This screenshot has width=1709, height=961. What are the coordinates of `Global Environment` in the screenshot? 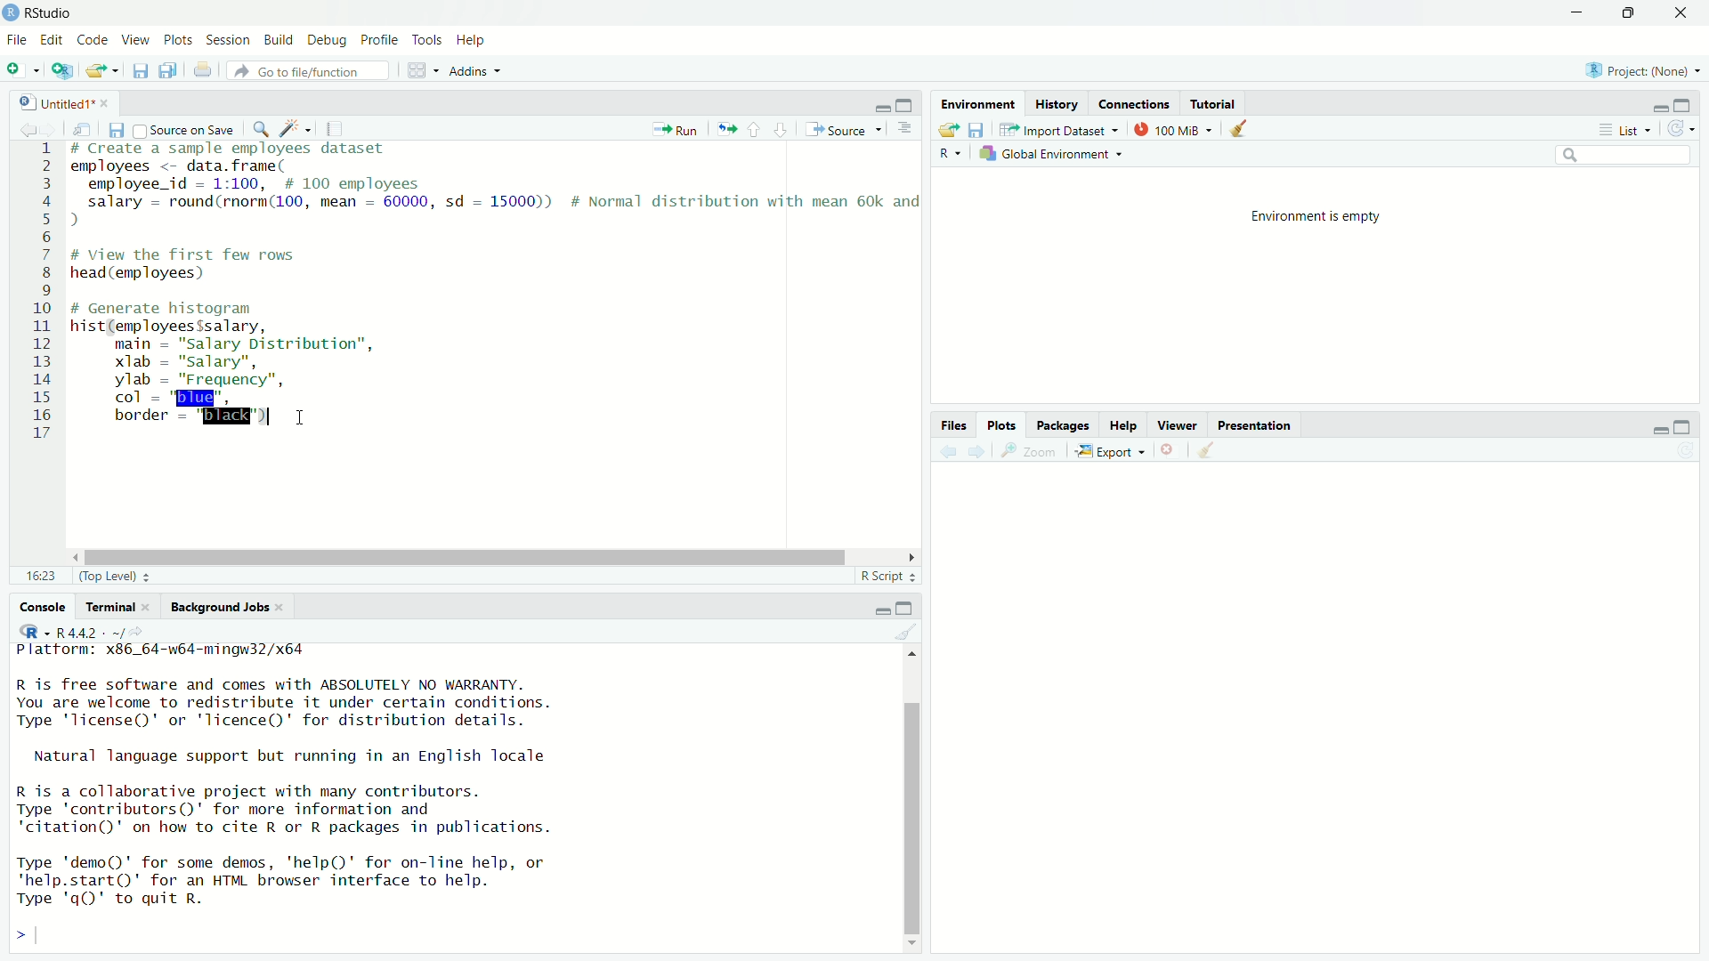 It's located at (1052, 154).